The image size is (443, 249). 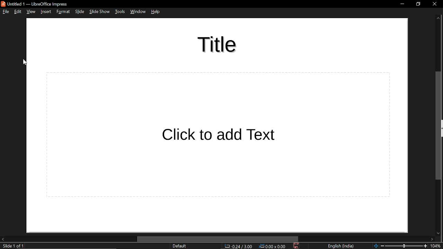 What do you see at coordinates (382, 246) in the screenshot?
I see `zoom out` at bounding box center [382, 246].